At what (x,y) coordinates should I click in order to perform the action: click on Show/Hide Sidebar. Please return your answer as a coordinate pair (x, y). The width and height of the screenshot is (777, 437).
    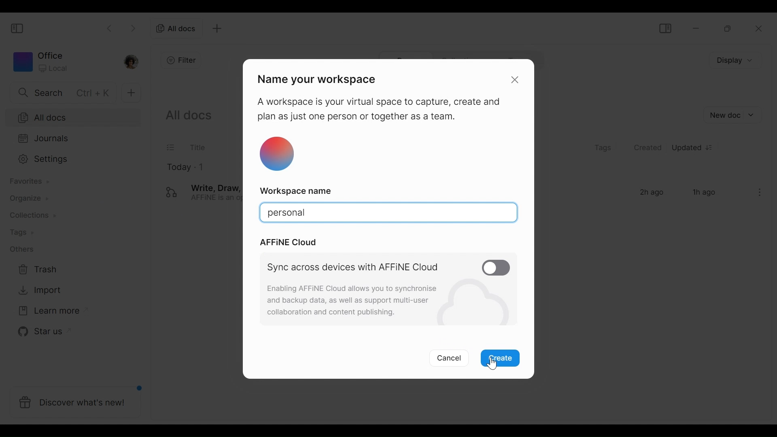
    Looking at the image, I should click on (18, 27).